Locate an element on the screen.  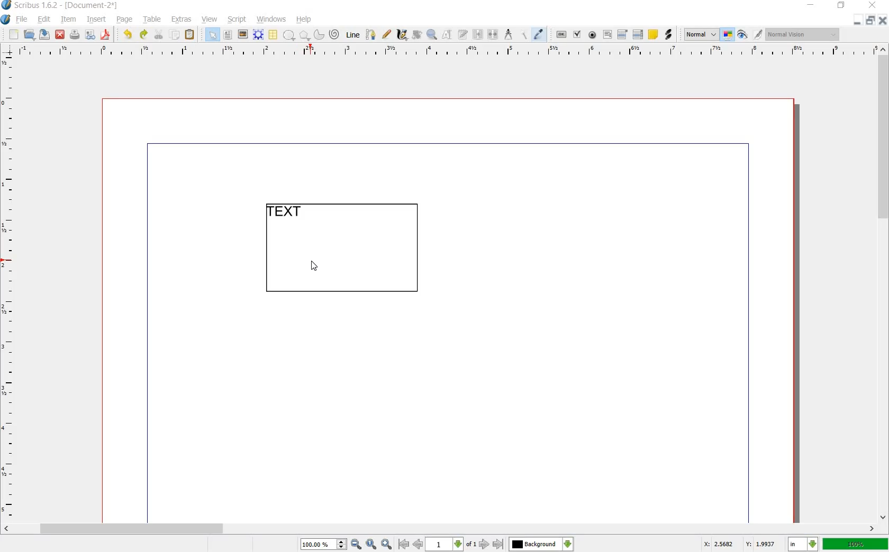
close is located at coordinates (882, 20).